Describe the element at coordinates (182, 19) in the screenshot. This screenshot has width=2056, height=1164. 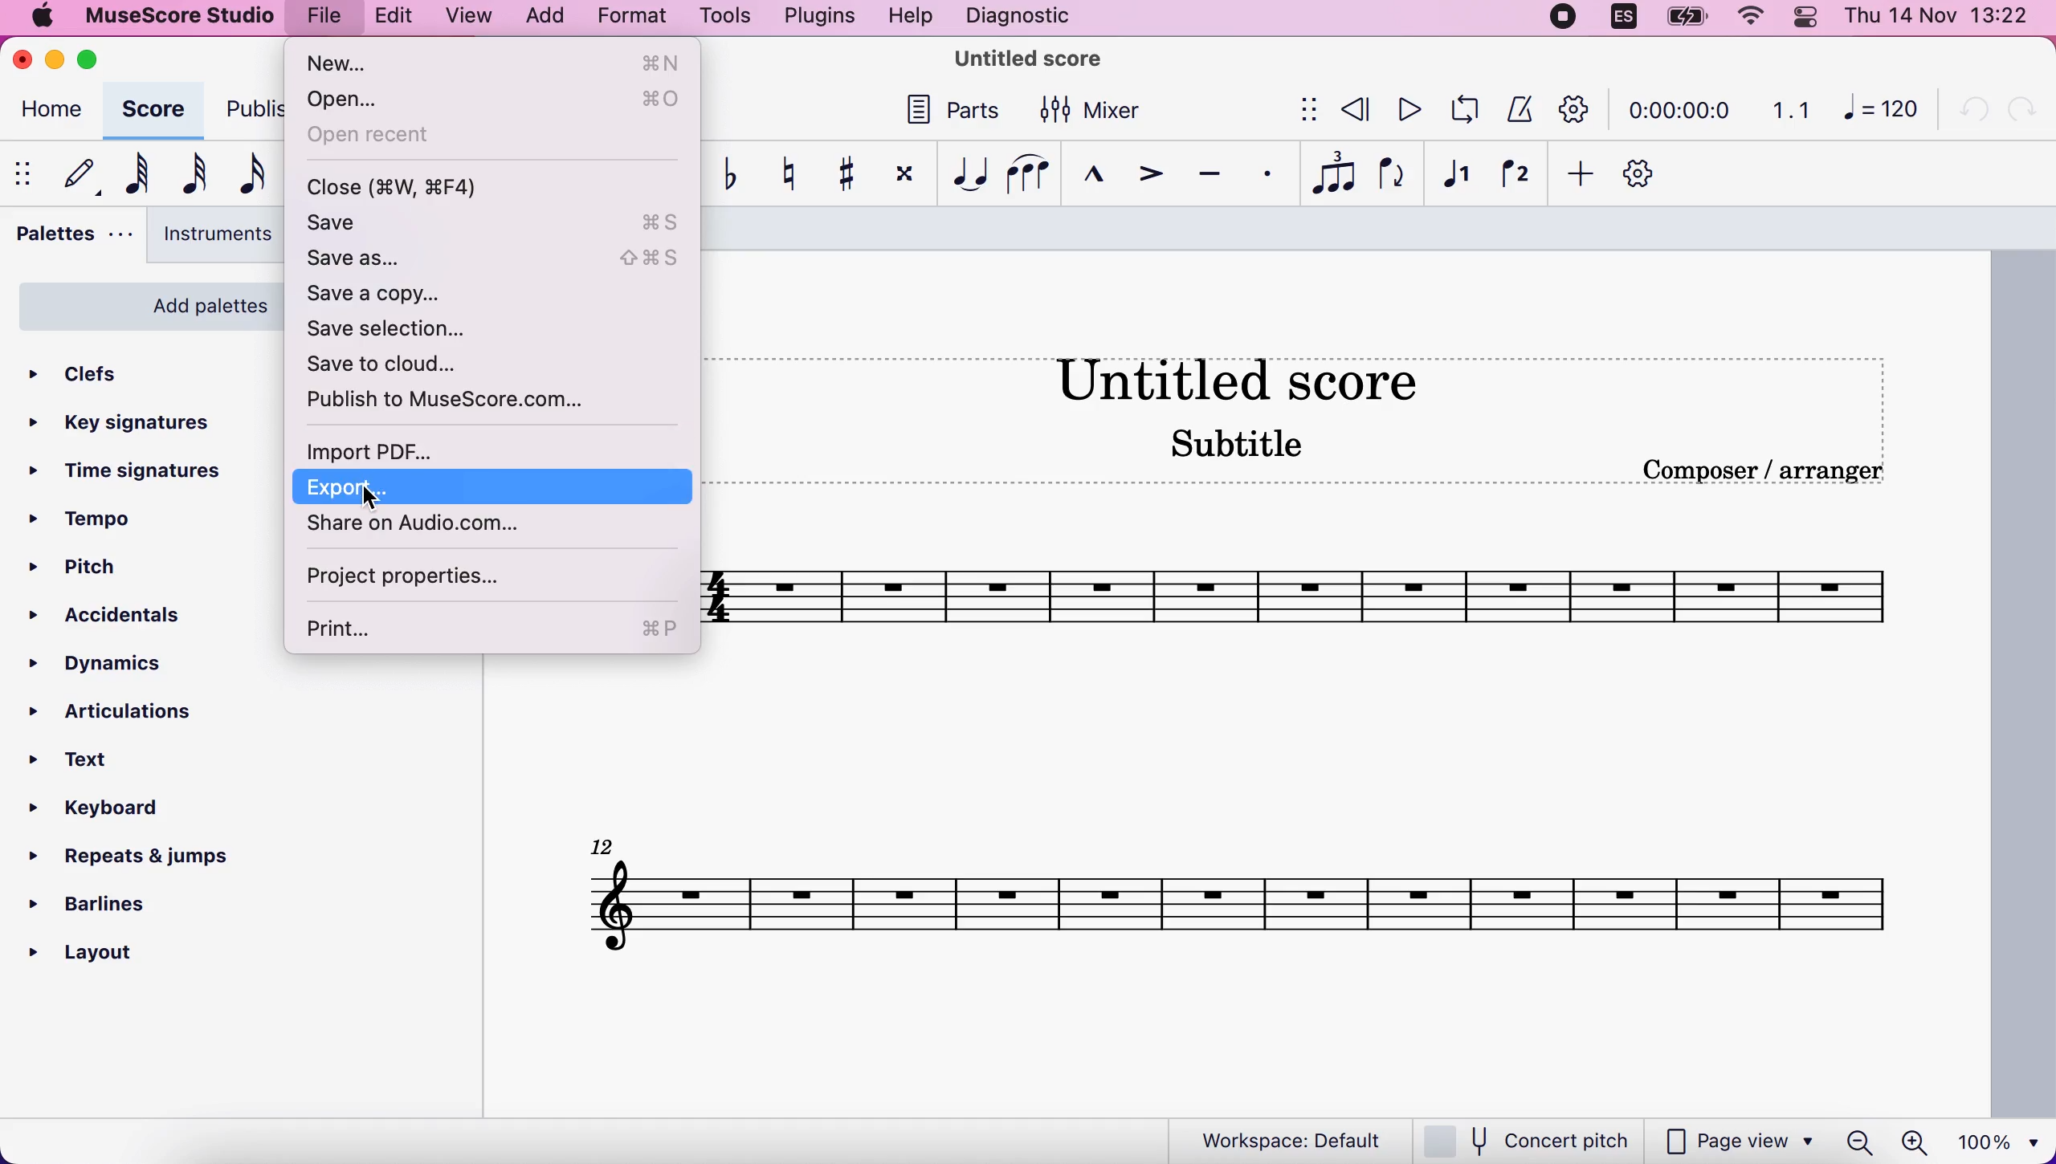
I see `musescore studio` at that location.